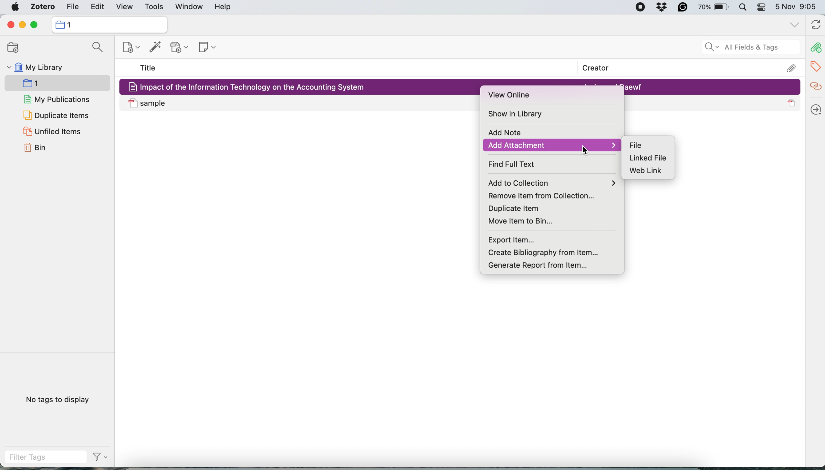  I want to click on show in library, so click(518, 114).